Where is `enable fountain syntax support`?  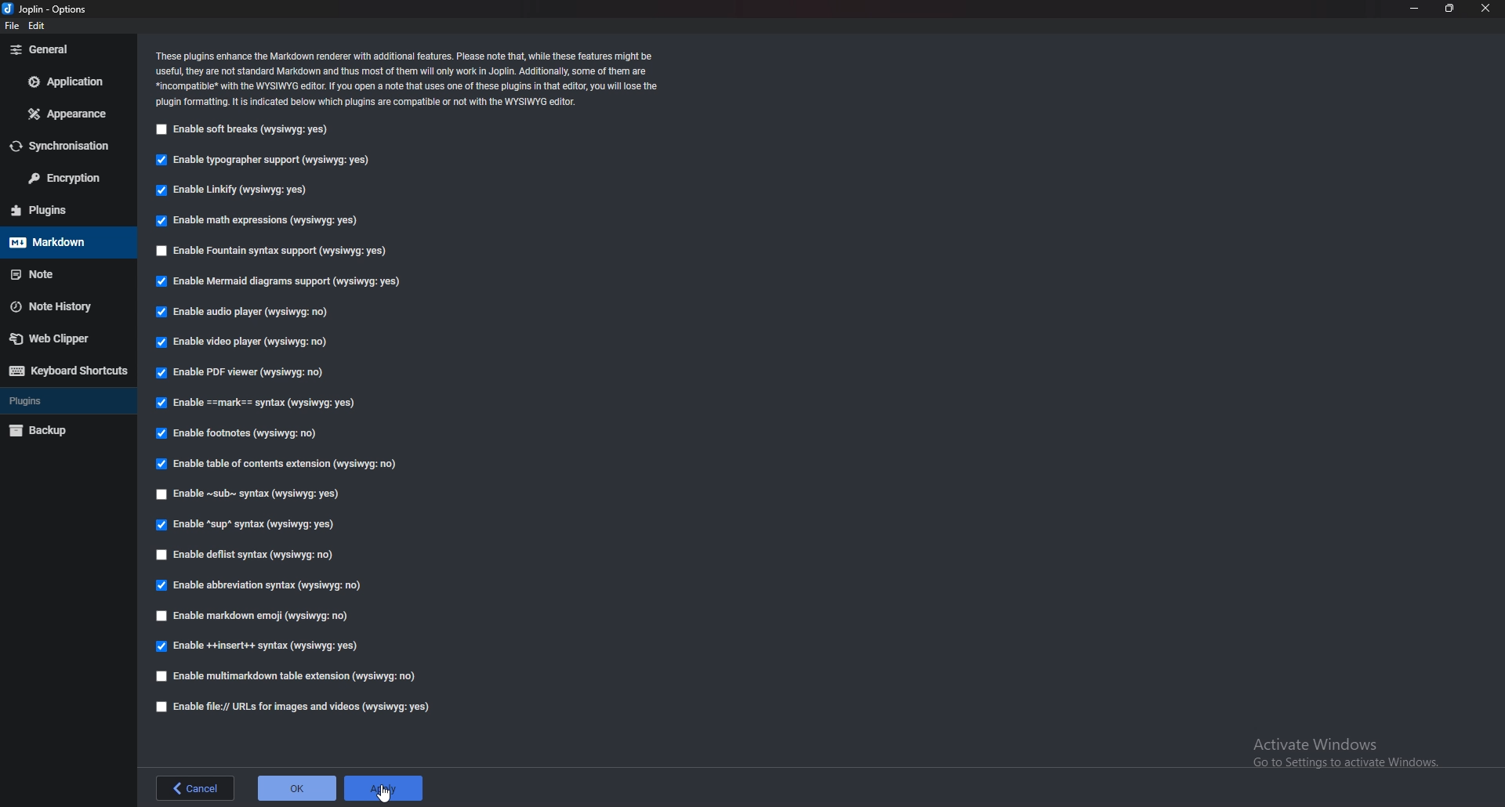 enable fountain syntax support is located at coordinates (277, 251).